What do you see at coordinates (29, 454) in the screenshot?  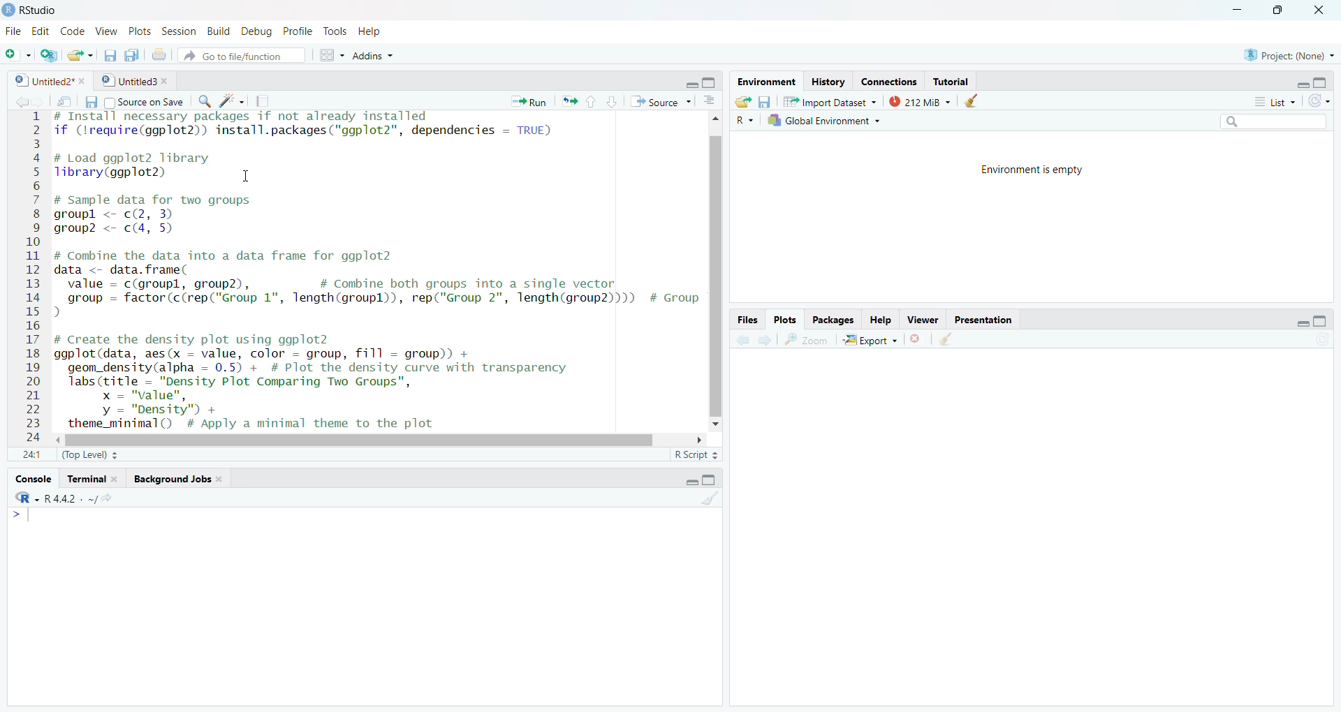 I see `1 1` at bounding box center [29, 454].